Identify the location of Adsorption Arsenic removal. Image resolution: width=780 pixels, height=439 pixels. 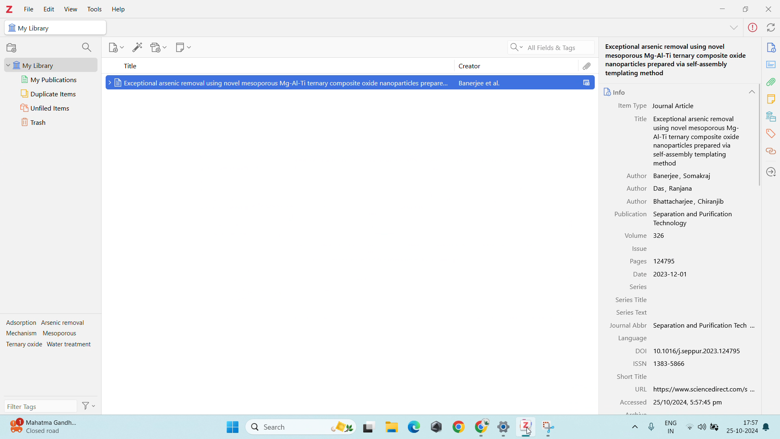
(45, 323).